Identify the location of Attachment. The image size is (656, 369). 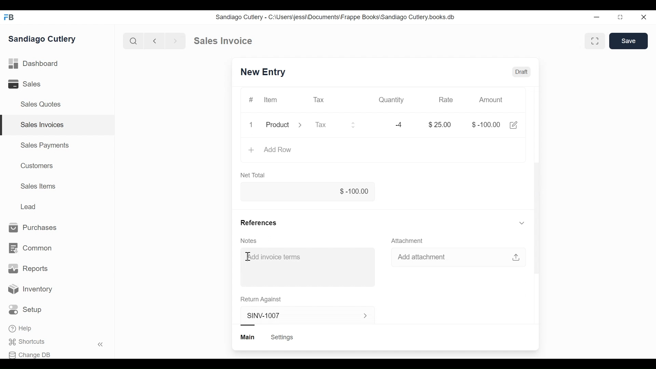
(408, 240).